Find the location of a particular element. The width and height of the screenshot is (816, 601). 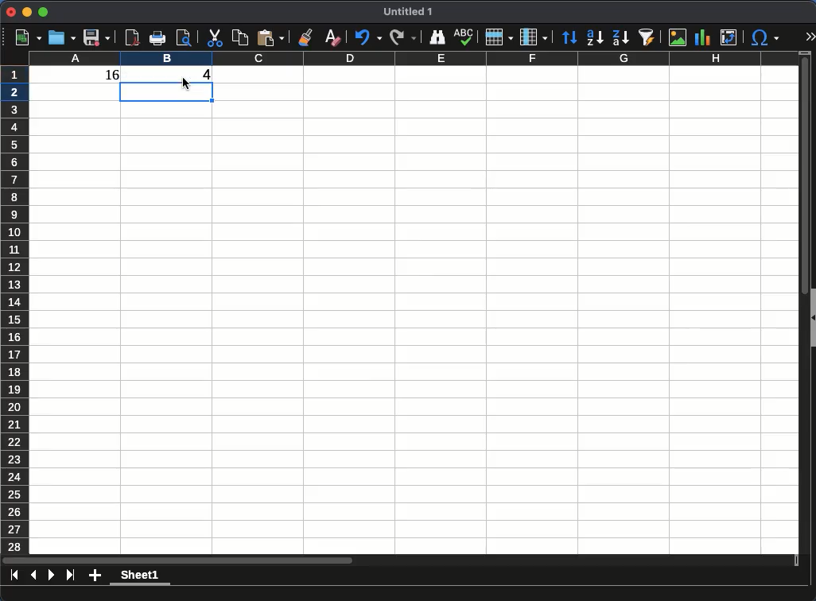

first sheet is located at coordinates (15, 575).